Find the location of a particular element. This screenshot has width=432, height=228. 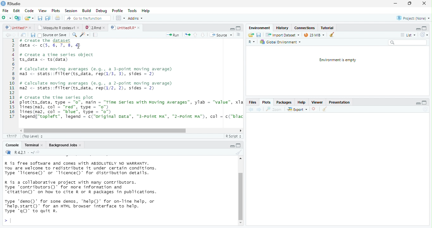

show in window is located at coordinates (24, 35).